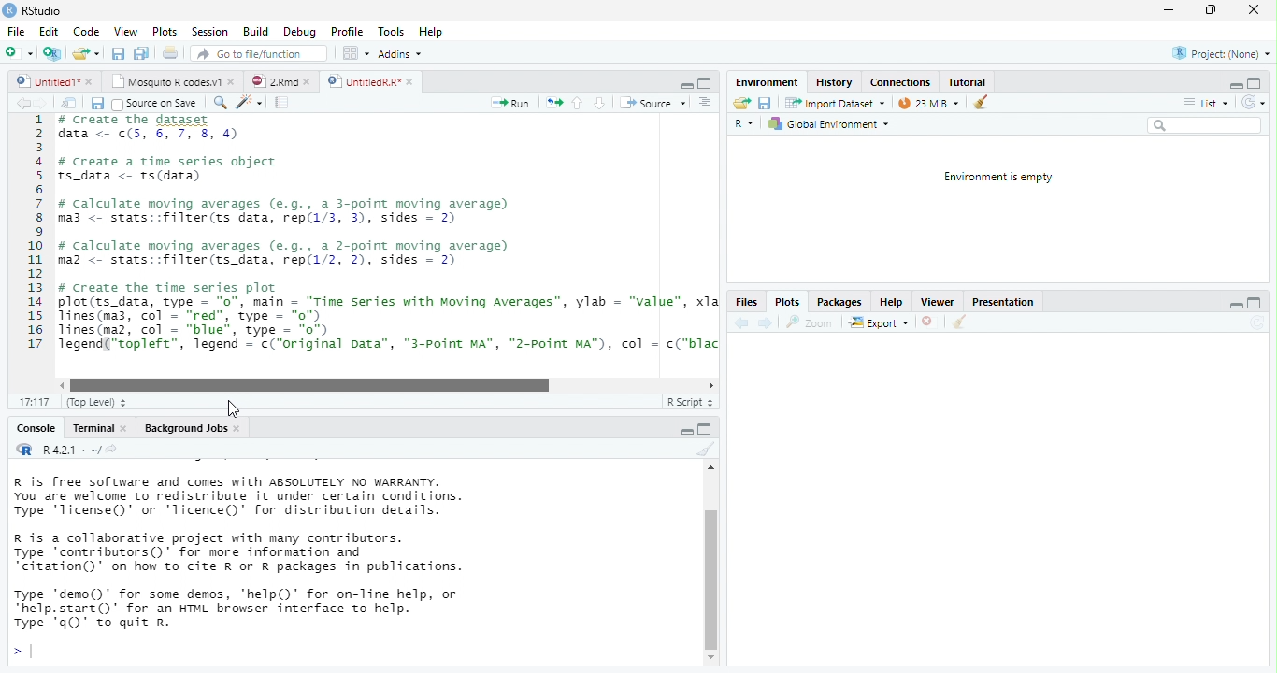  What do you see at coordinates (1237, 308) in the screenshot?
I see `minimize` at bounding box center [1237, 308].